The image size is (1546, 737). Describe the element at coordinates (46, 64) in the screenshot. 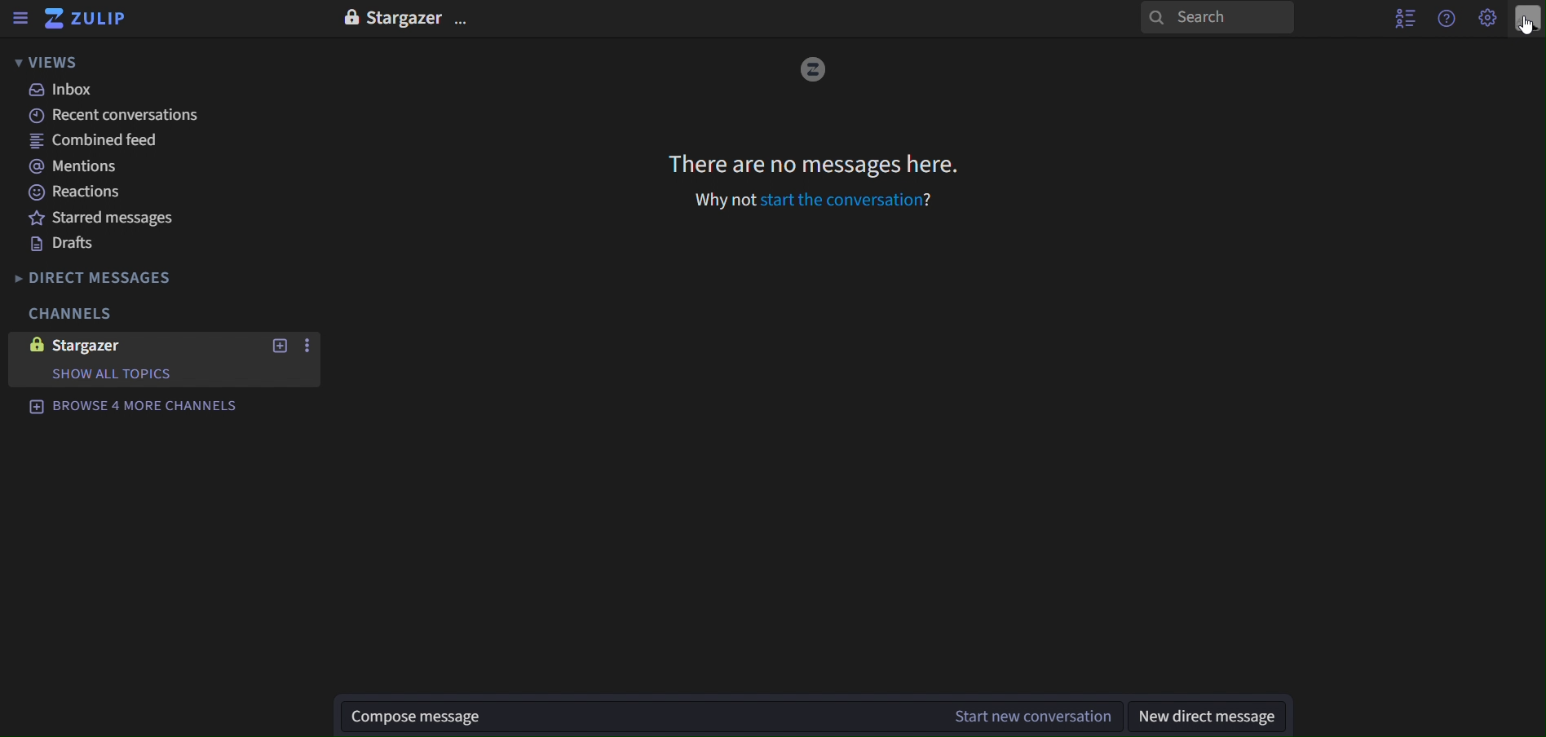

I see `views` at that location.